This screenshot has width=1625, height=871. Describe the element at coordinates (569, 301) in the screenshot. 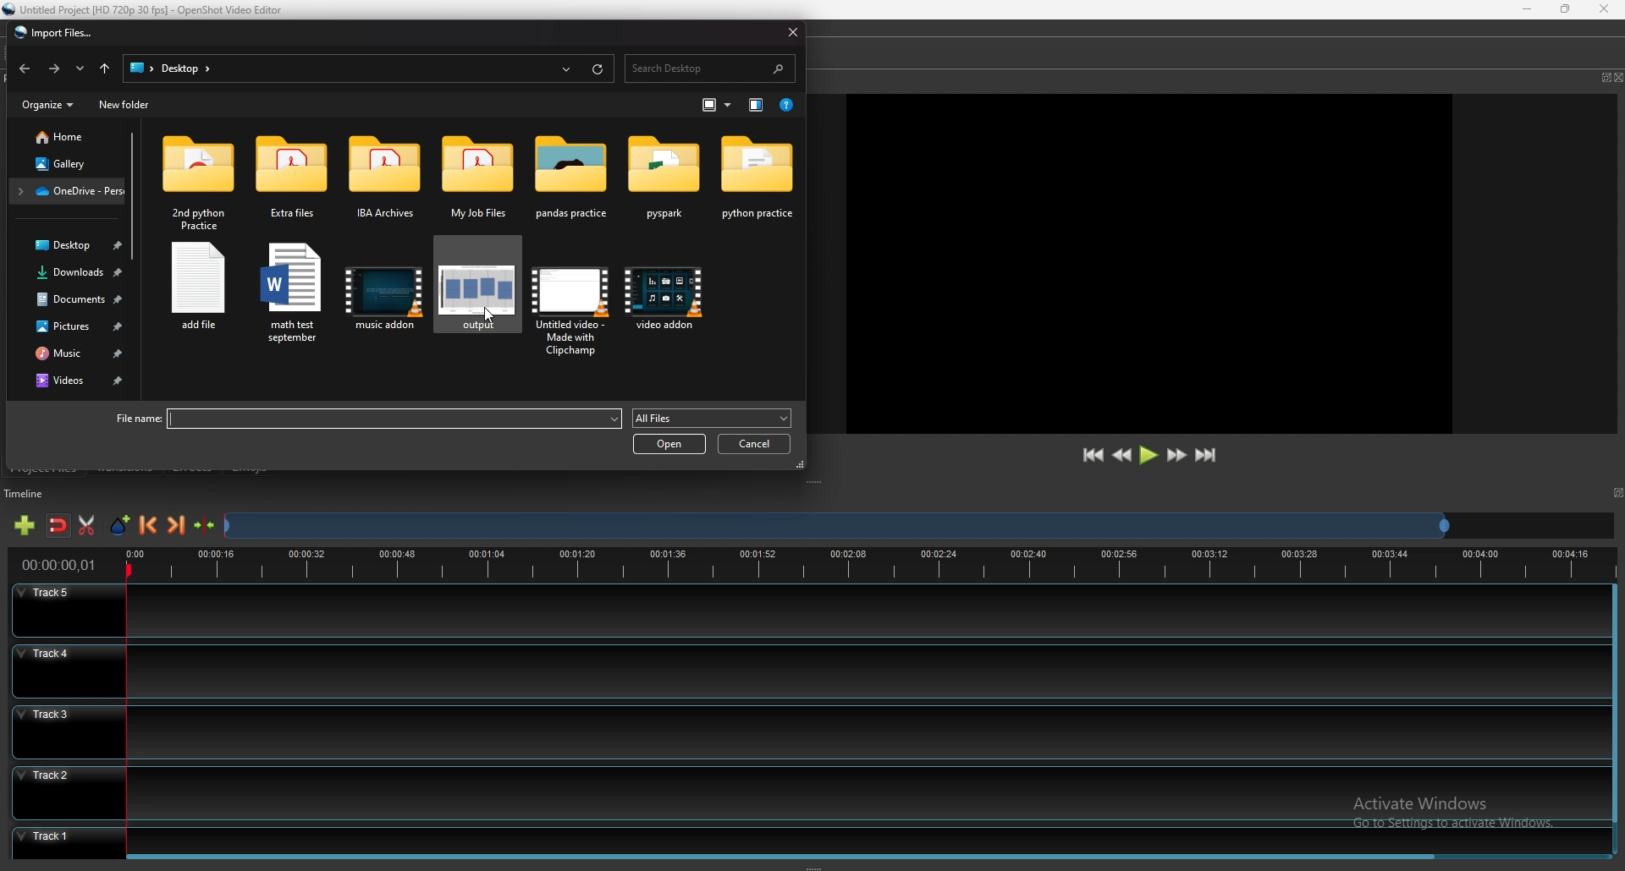

I see `file` at that location.